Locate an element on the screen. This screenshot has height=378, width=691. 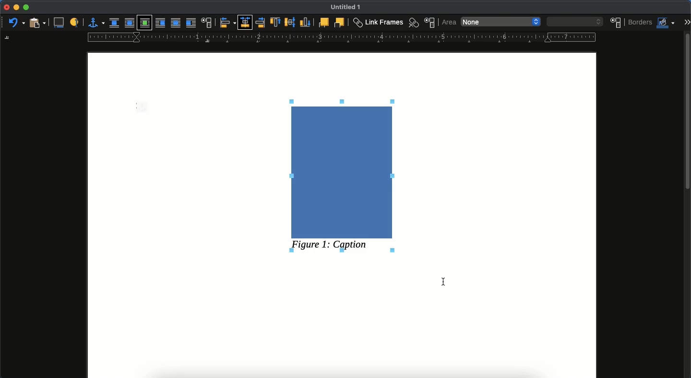
label to identify an object  is located at coordinates (75, 22).